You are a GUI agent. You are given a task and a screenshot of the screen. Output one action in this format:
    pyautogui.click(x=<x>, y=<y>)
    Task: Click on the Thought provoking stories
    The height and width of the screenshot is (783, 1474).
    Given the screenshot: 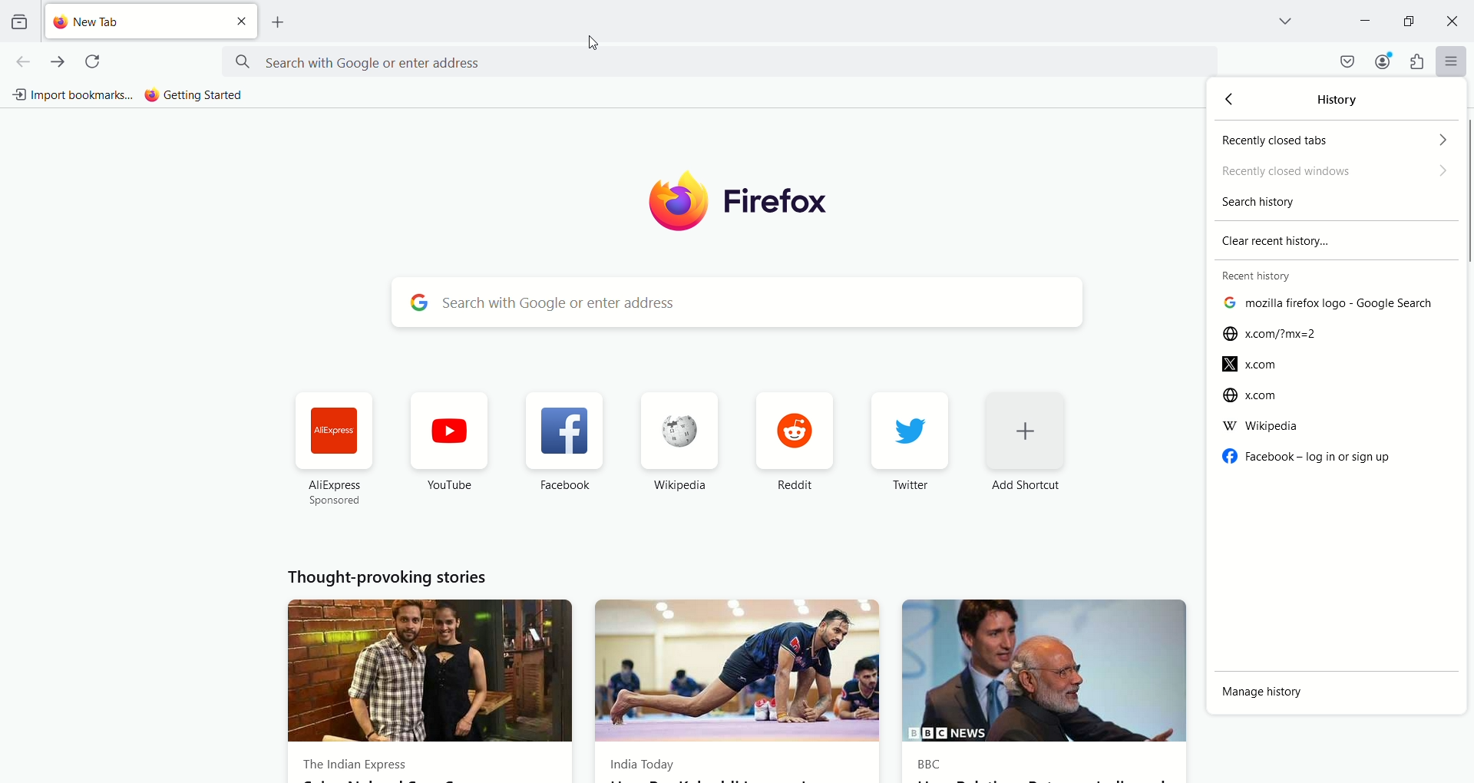 What is the action you would take?
    pyautogui.click(x=391, y=579)
    